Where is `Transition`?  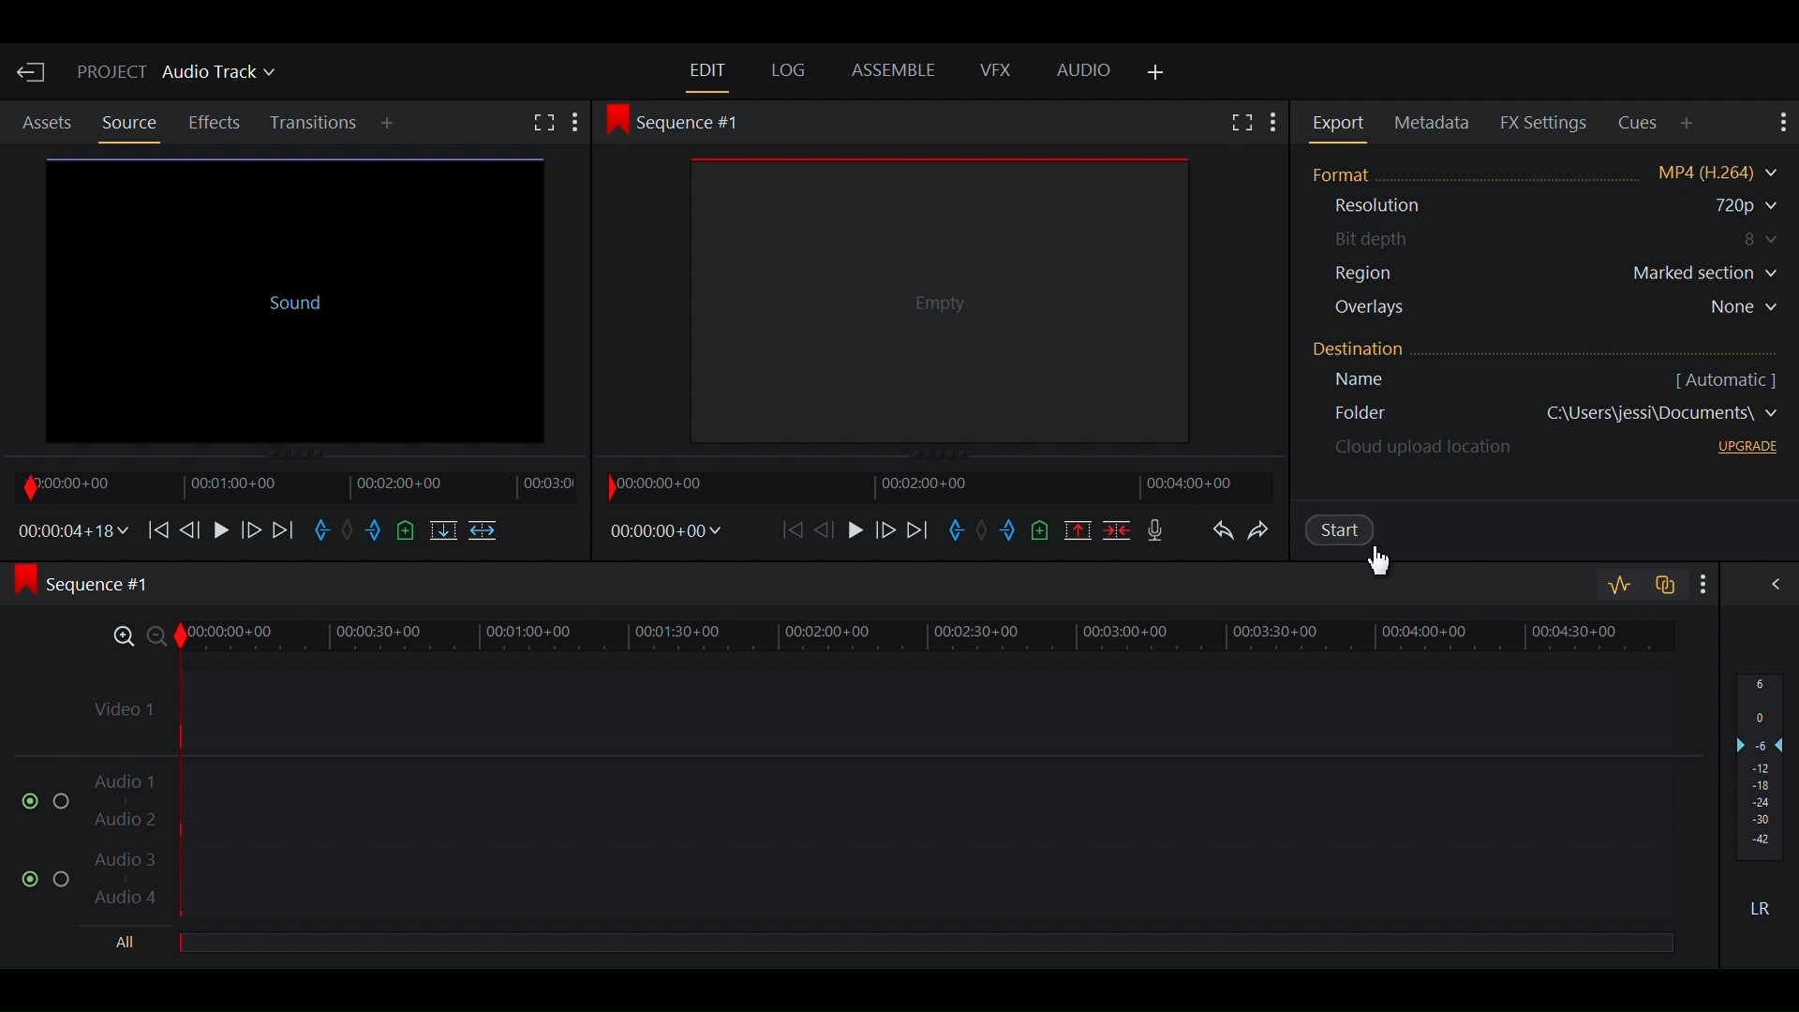 Transition is located at coordinates (316, 124).